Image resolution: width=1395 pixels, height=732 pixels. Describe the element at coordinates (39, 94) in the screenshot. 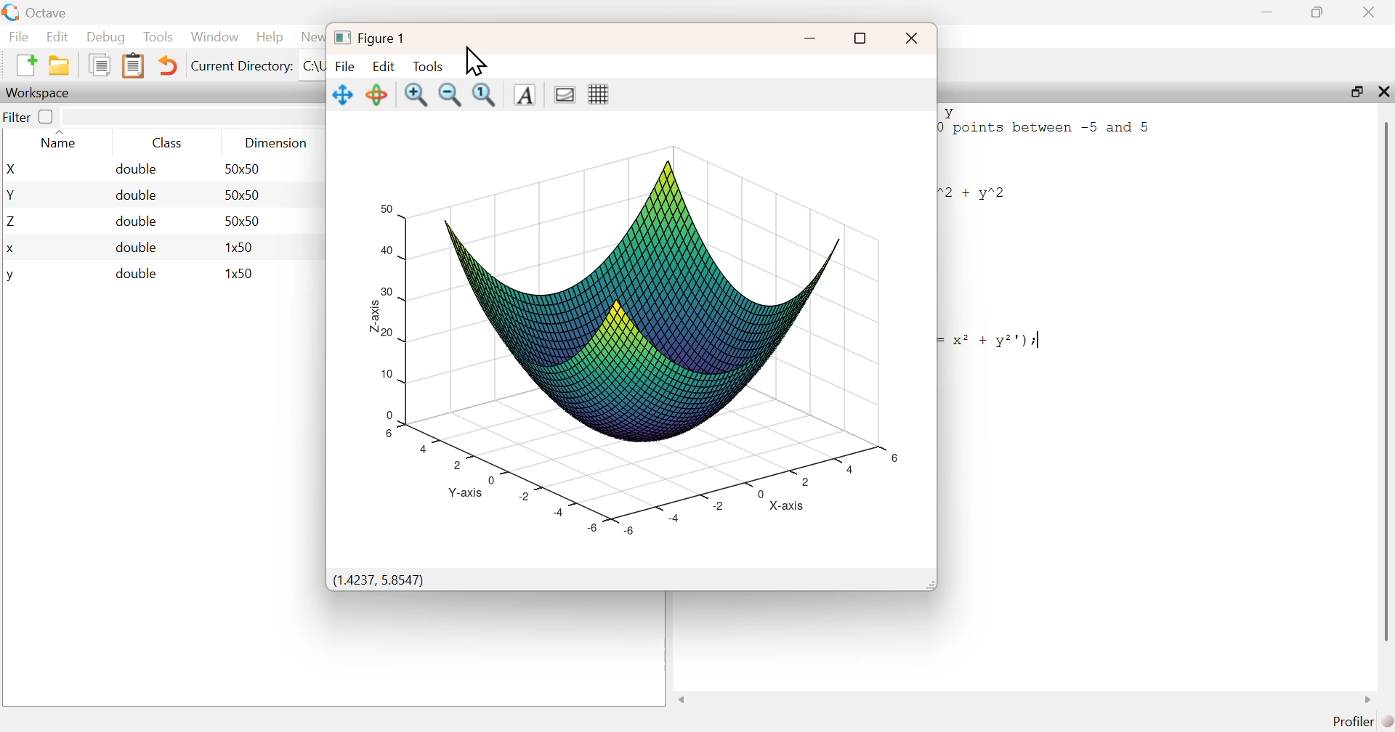

I see `Workspace` at that location.